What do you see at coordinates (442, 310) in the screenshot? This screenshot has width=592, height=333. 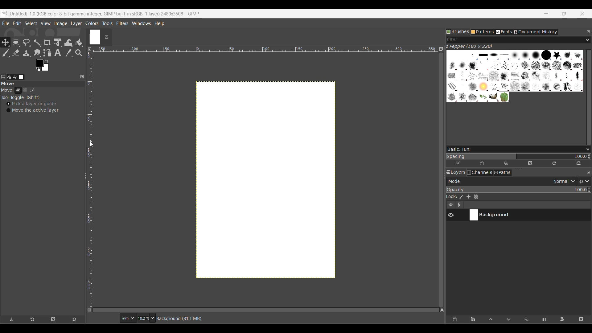 I see `Navigate the image display` at bounding box center [442, 310].